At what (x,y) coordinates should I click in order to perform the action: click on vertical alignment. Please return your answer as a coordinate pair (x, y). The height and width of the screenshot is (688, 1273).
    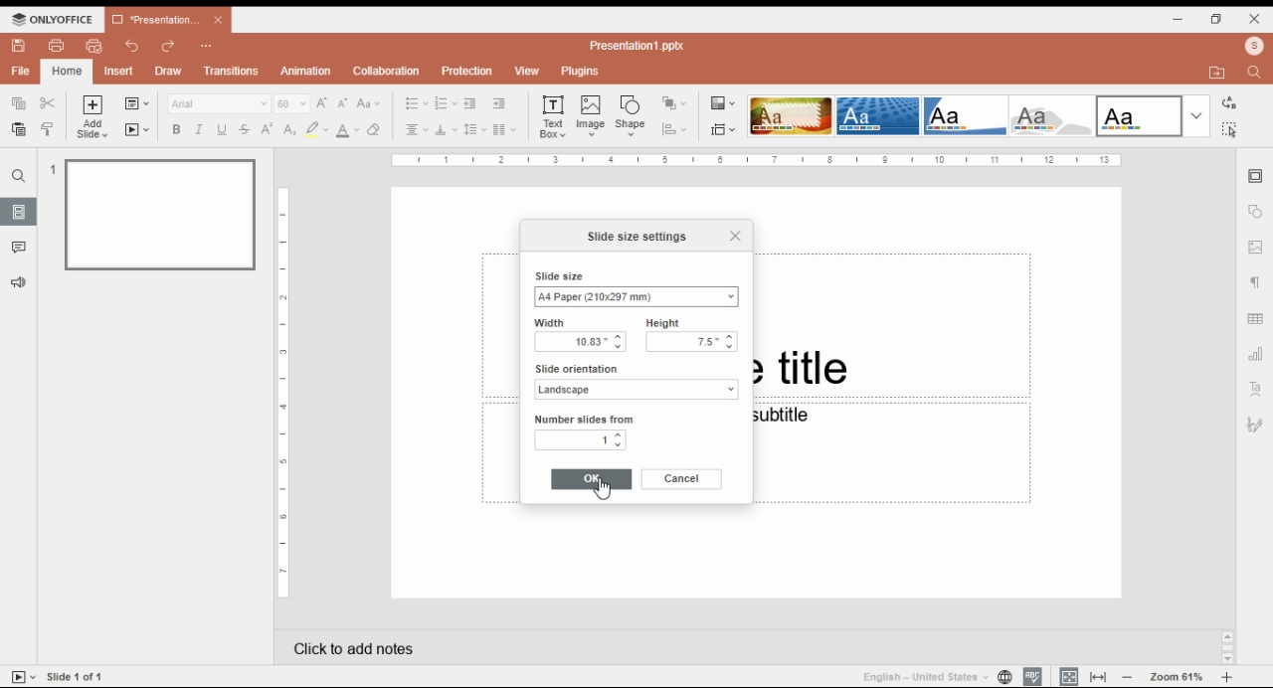
    Looking at the image, I should click on (446, 132).